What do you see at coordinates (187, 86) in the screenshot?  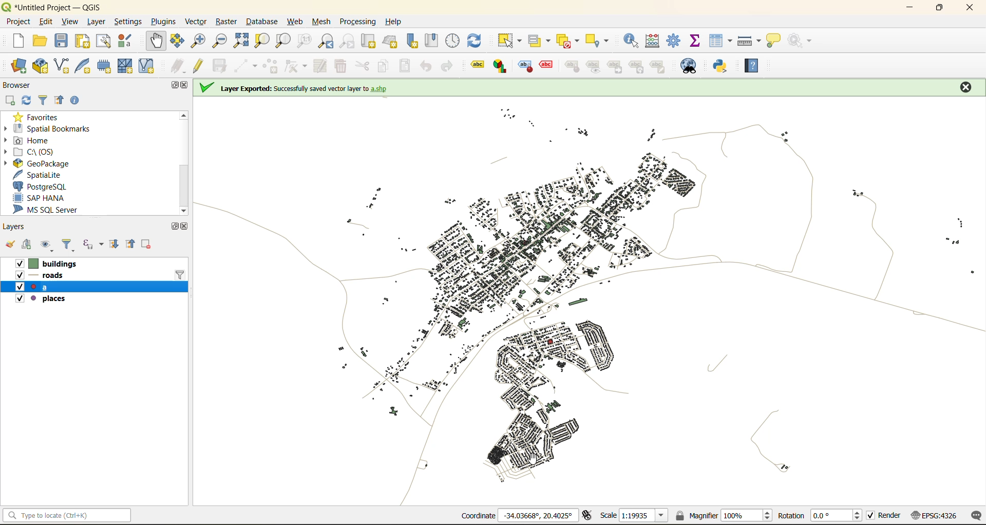 I see `close` at bounding box center [187, 86].